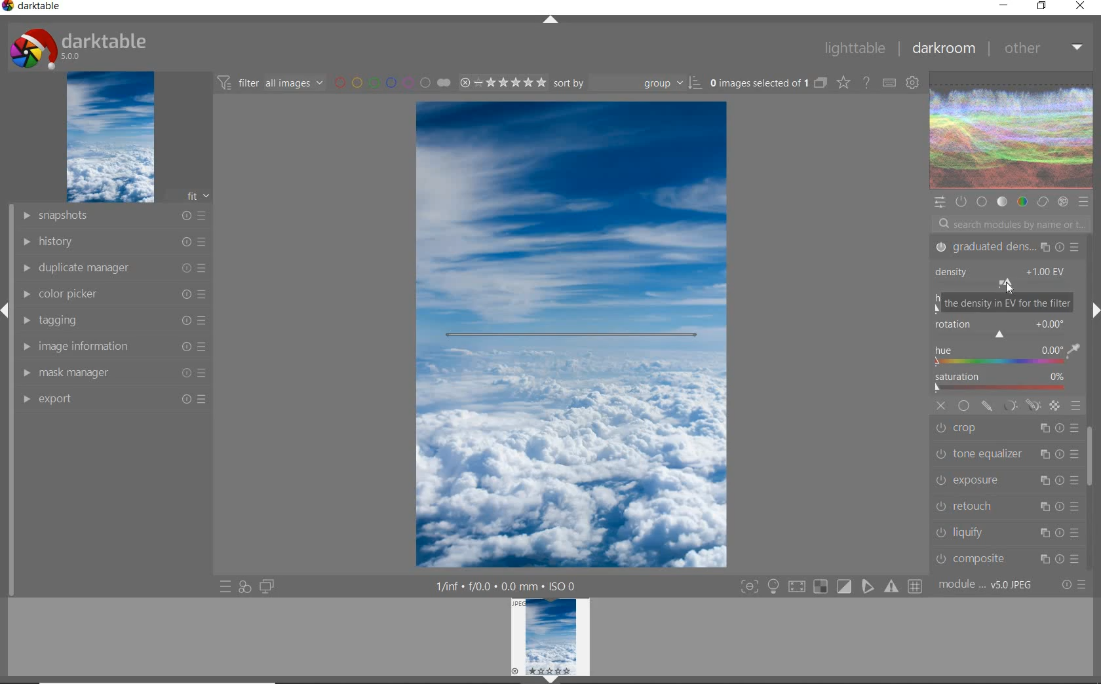 The image size is (1101, 684). Describe the element at coordinates (244, 587) in the screenshot. I see `QUICK ACCESS FOR APLYING ANY OF YOUR STYLES` at that location.